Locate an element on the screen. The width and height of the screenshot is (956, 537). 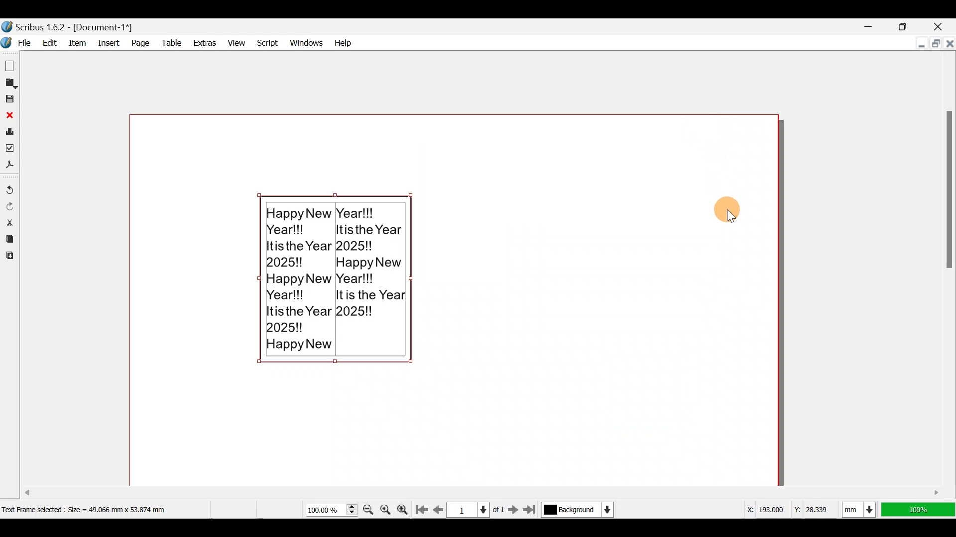
File is located at coordinates (19, 44).